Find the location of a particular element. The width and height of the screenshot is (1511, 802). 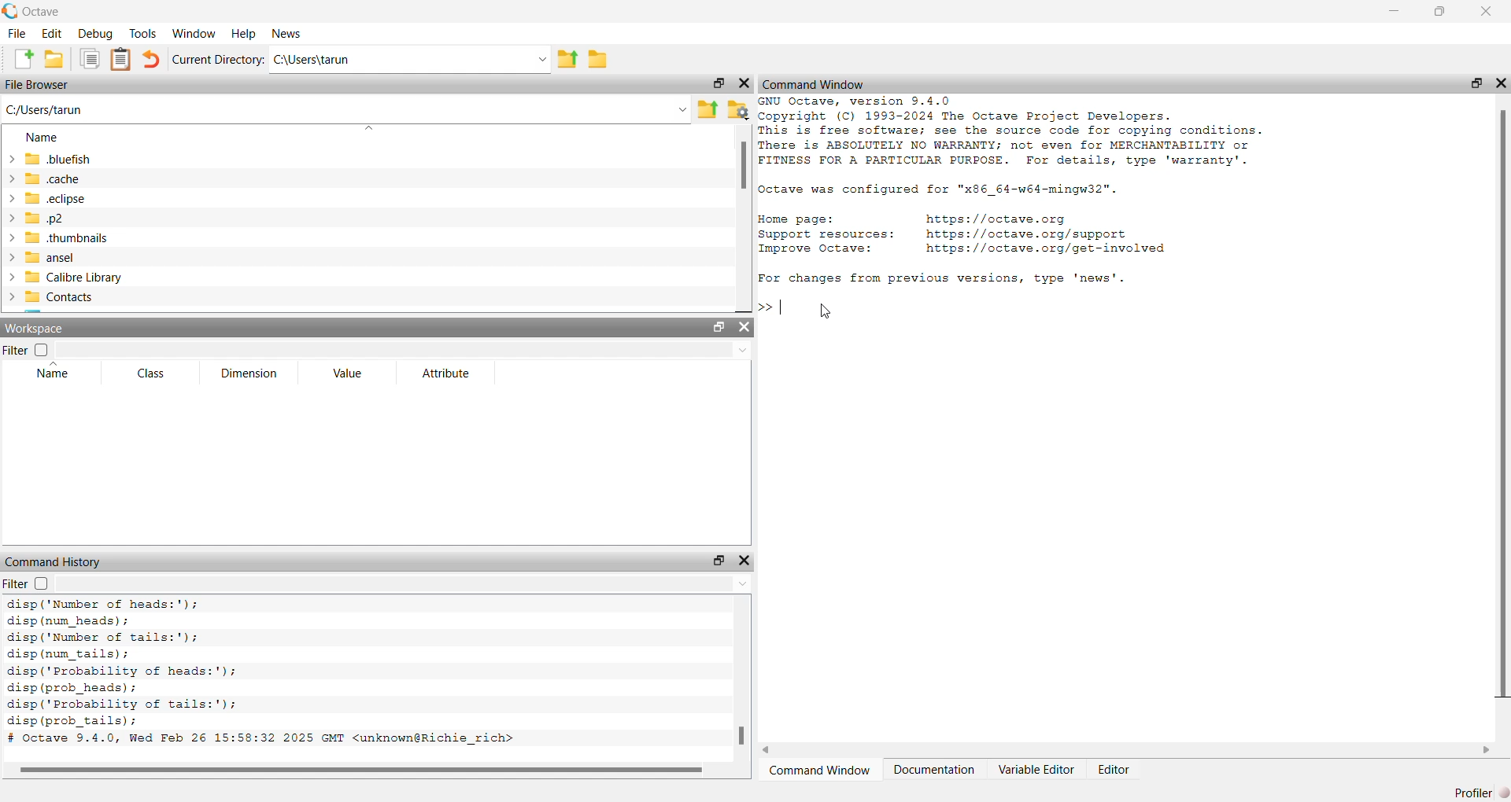

C/Users/tarun is located at coordinates (49, 109).